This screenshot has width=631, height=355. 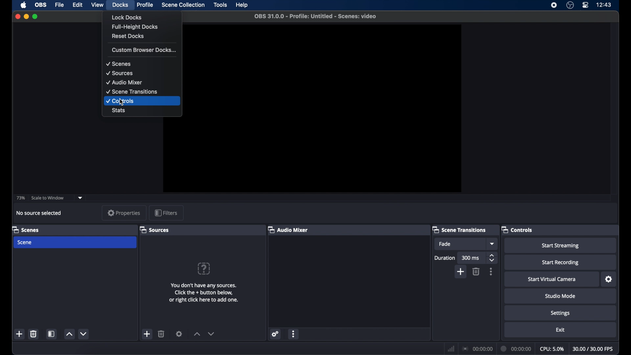 What do you see at coordinates (461, 272) in the screenshot?
I see `add` at bounding box center [461, 272].